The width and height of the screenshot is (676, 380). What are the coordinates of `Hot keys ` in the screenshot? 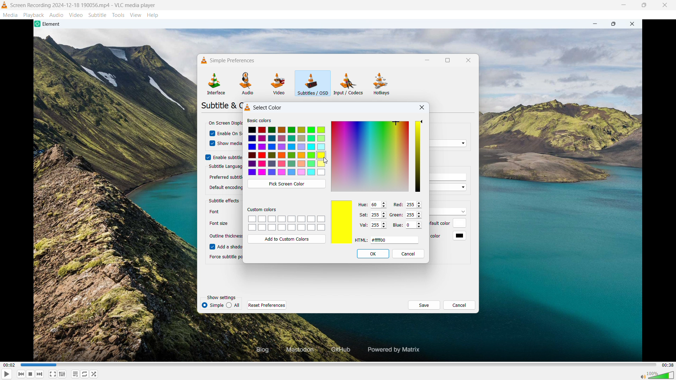 It's located at (381, 84).